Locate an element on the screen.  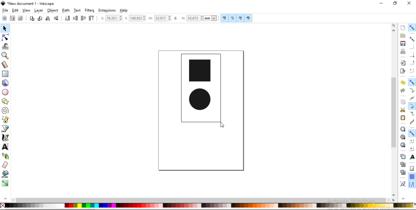
help is located at coordinates (124, 10).